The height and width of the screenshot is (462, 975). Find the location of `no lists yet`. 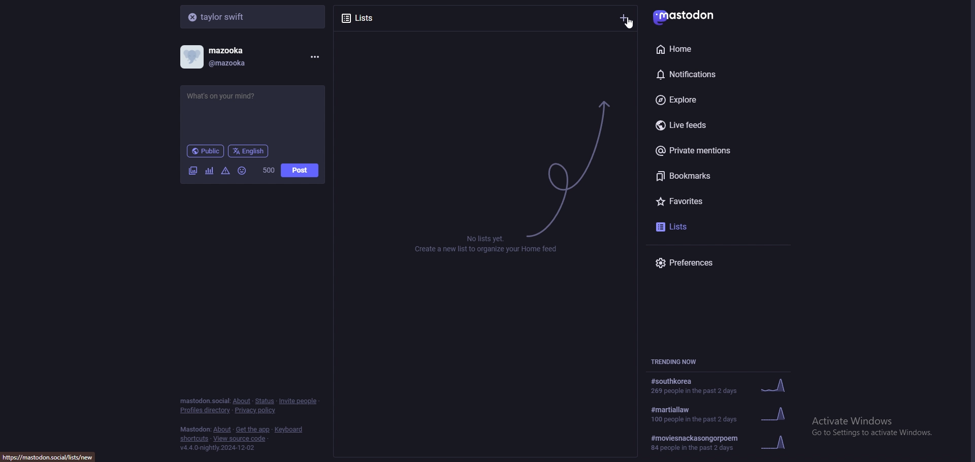

no lists yet is located at coordinates (490, 244).